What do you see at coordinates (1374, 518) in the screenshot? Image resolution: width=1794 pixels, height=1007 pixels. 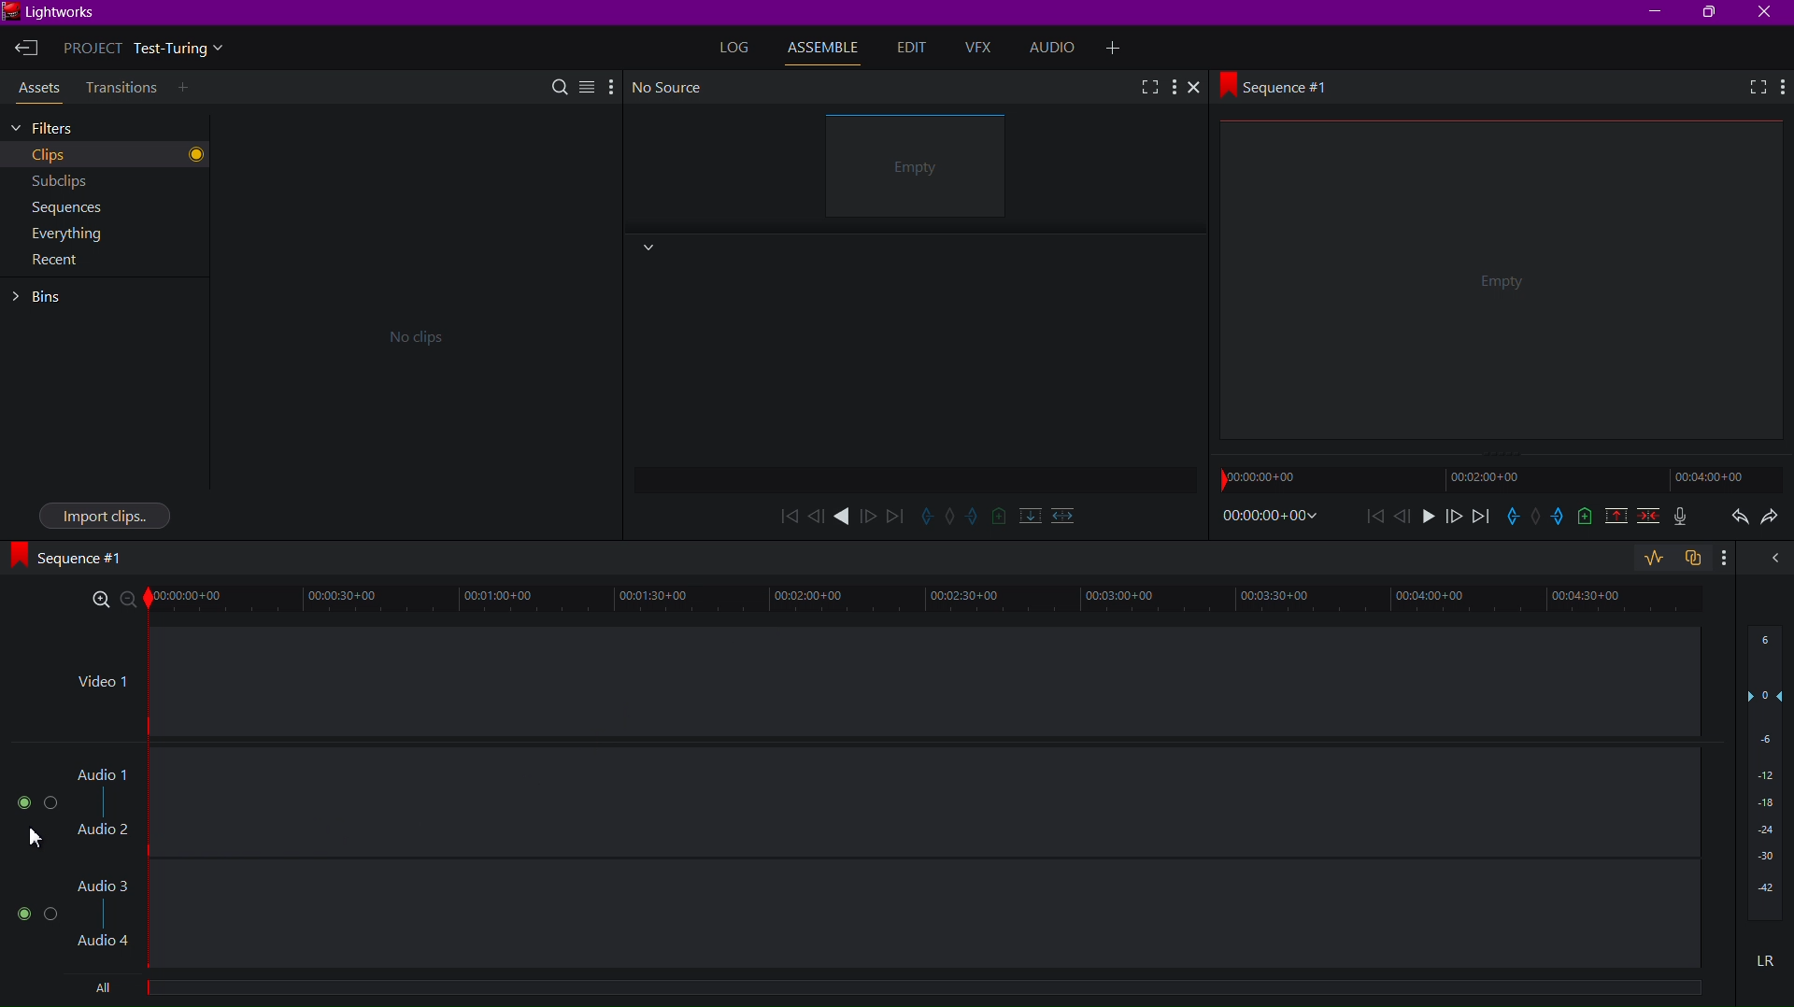 I see `beginning` at bounding box center [1374, 518].